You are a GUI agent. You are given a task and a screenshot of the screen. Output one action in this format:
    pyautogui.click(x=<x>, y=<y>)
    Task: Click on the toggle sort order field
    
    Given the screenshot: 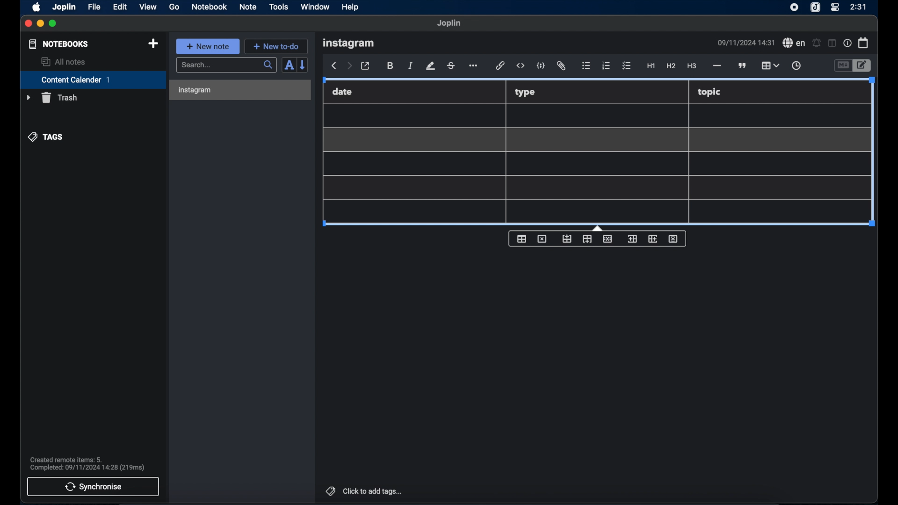 What is the action you would take?
    pyautogui.click(x=289, y=65)
    